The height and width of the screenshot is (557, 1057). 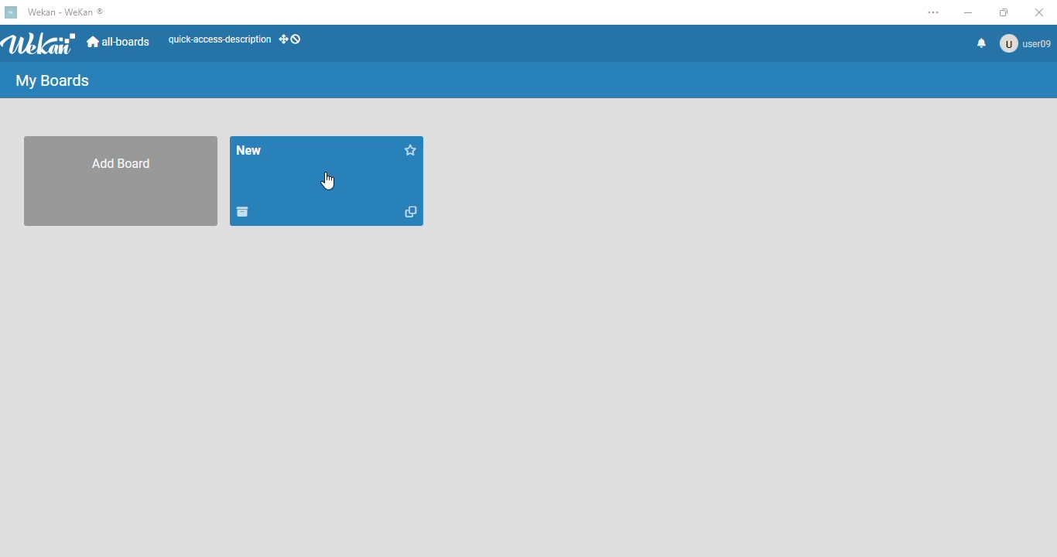 I want to click on User09, so click(x=1025, y=43).